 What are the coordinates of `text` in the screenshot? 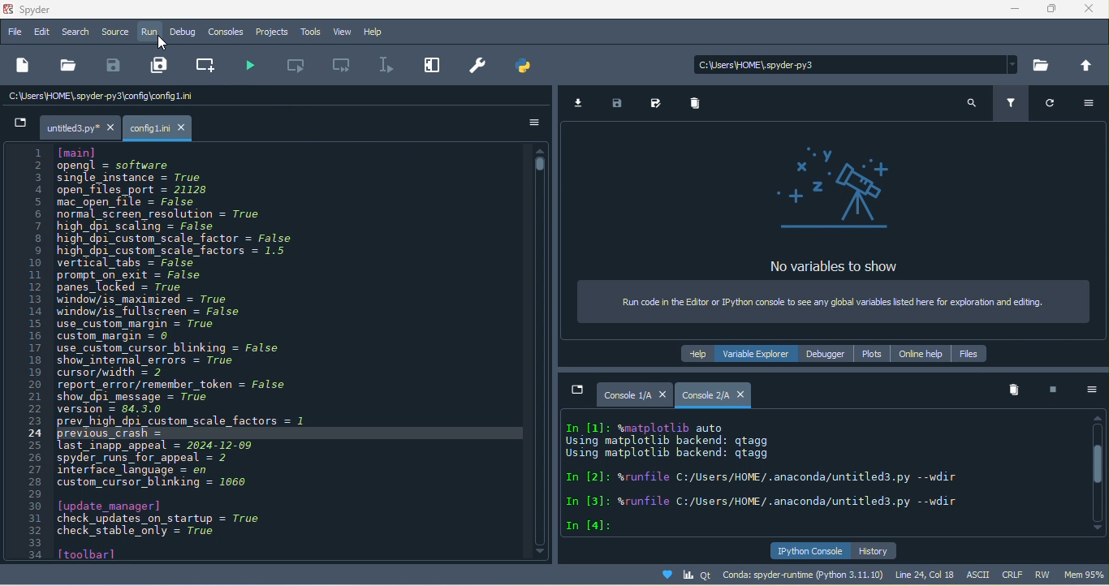 It's located at (775, 476).